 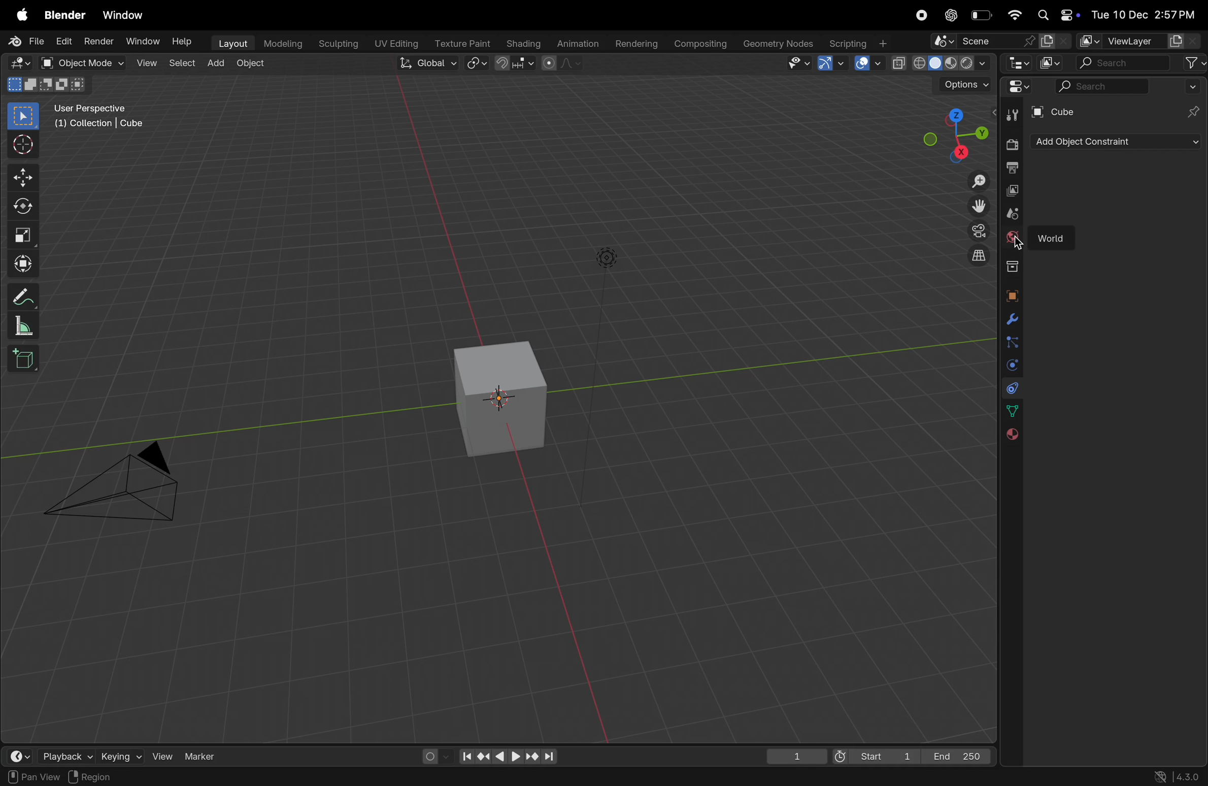 I want to click on Region, so click(x=102, y=776).